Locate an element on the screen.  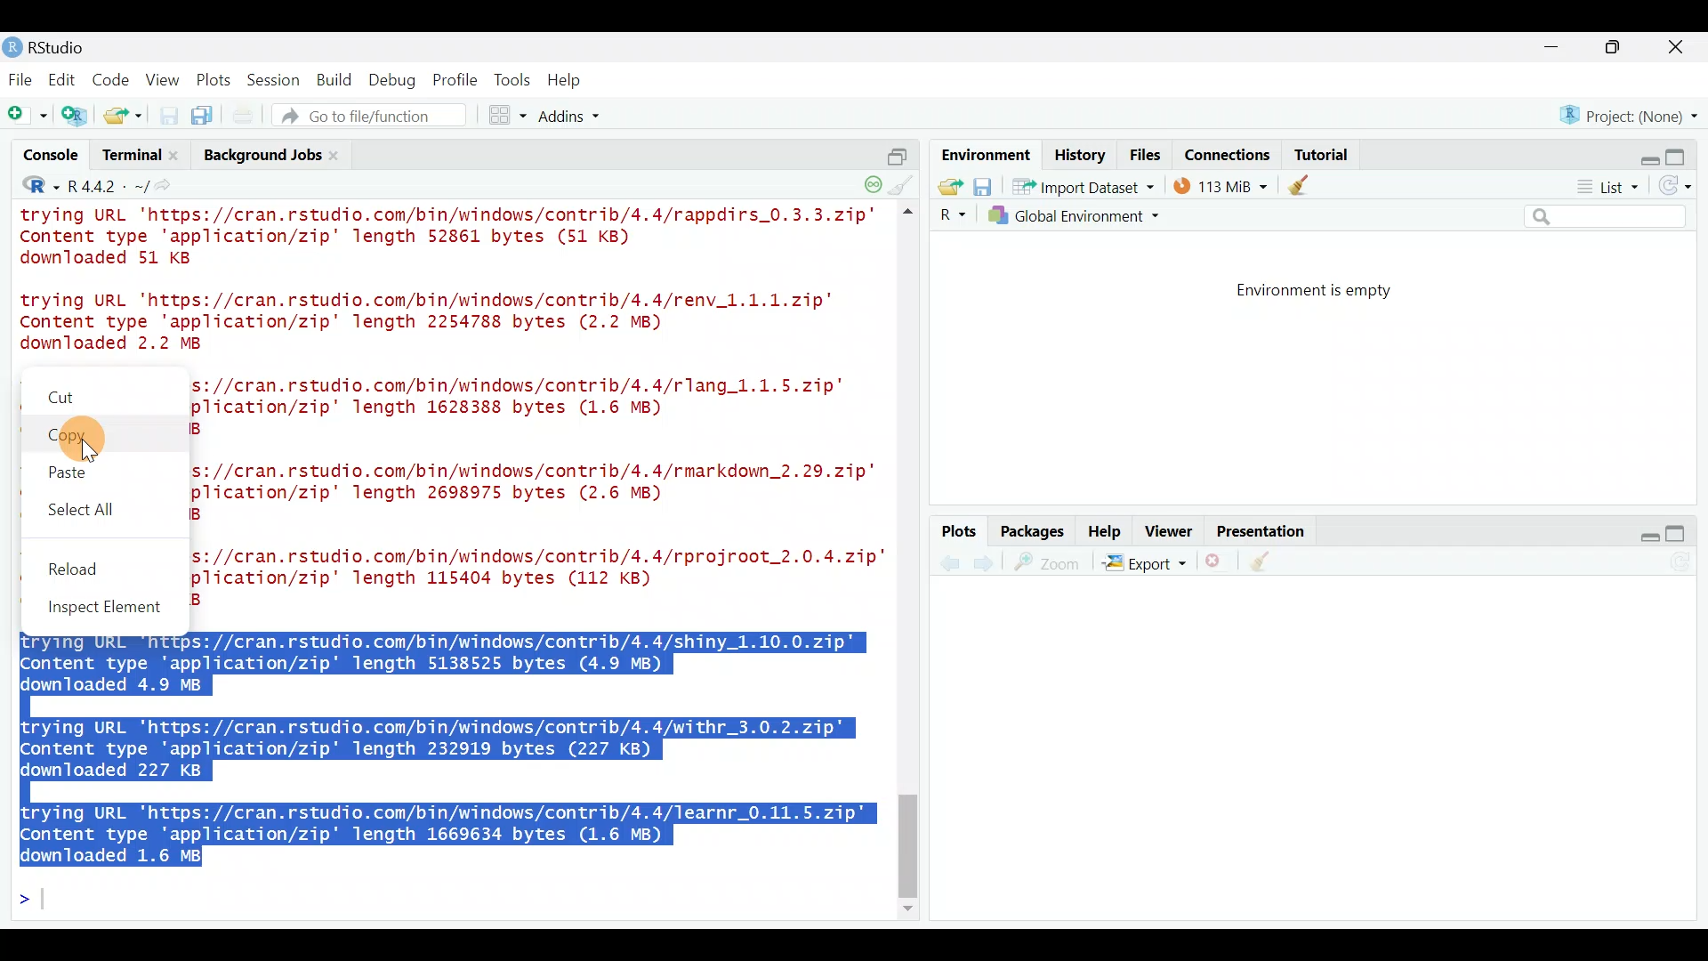
clear objects from the workspace is located at coordinates (1301, 184).